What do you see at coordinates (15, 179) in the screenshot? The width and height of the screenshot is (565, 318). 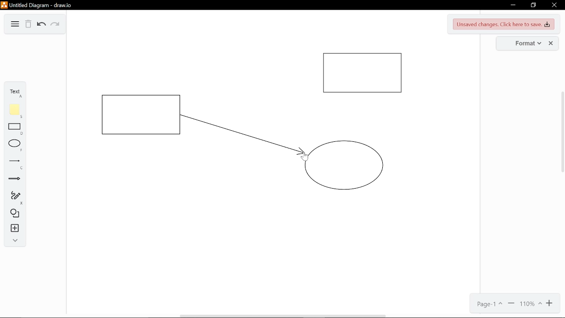 I see `Arrow` at bounding box center [15, 179].